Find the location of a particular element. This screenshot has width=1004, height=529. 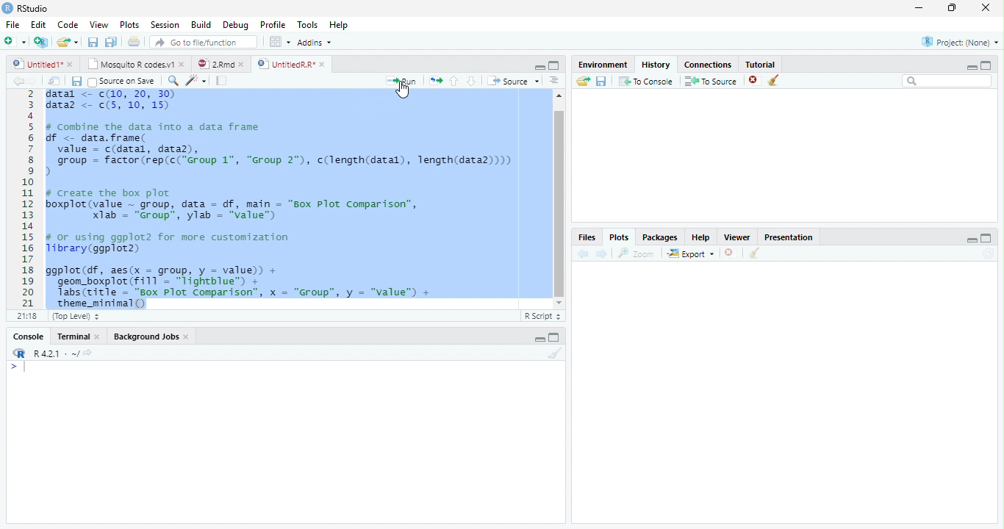

close is located at coordinates (97, 336).